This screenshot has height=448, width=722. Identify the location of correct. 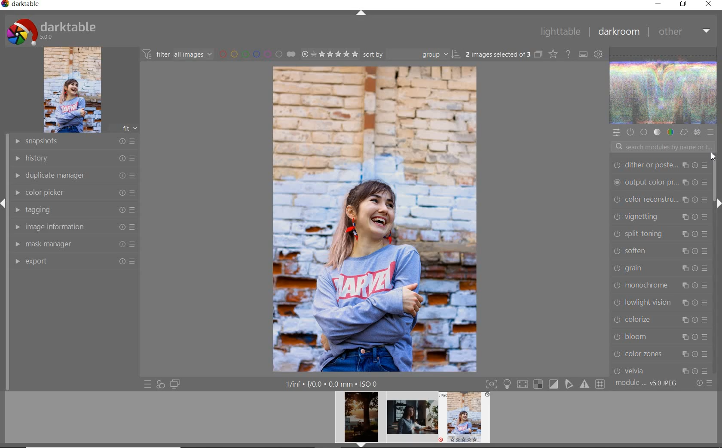
(684, 133).